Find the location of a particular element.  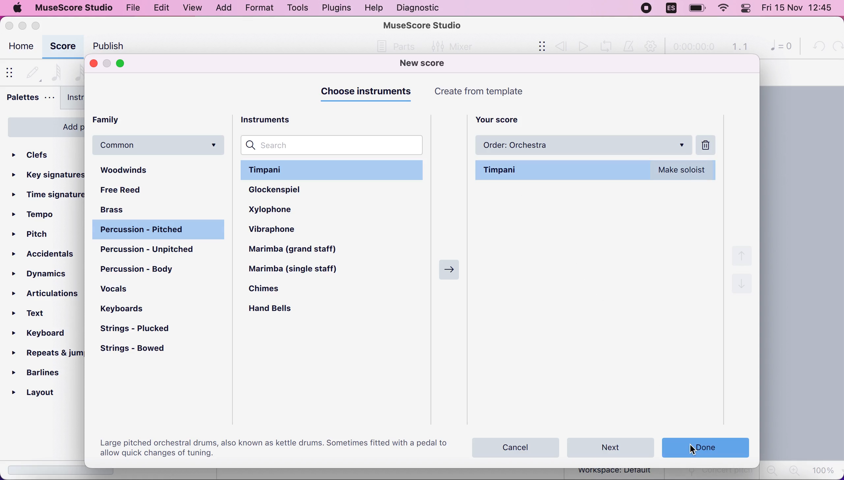

default is located at coordinates (33, 71).